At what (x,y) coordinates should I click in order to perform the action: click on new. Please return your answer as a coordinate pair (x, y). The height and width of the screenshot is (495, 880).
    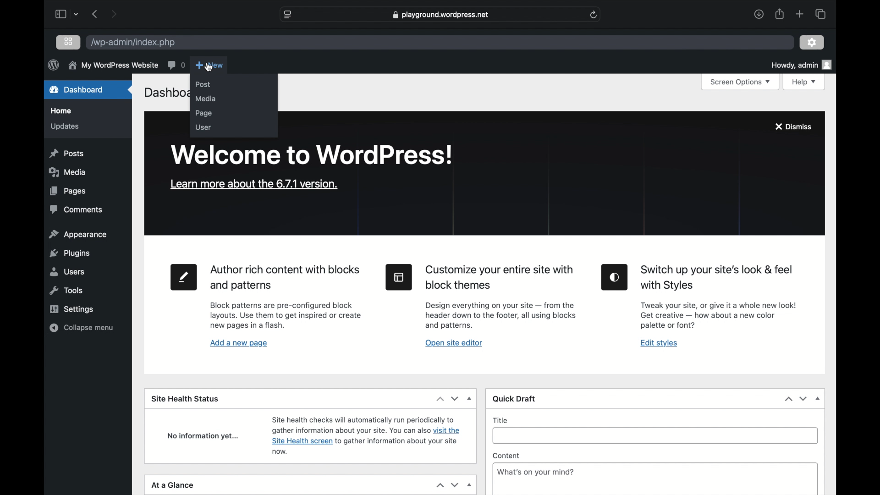
    Looking at the image, I should click on (209, 65).